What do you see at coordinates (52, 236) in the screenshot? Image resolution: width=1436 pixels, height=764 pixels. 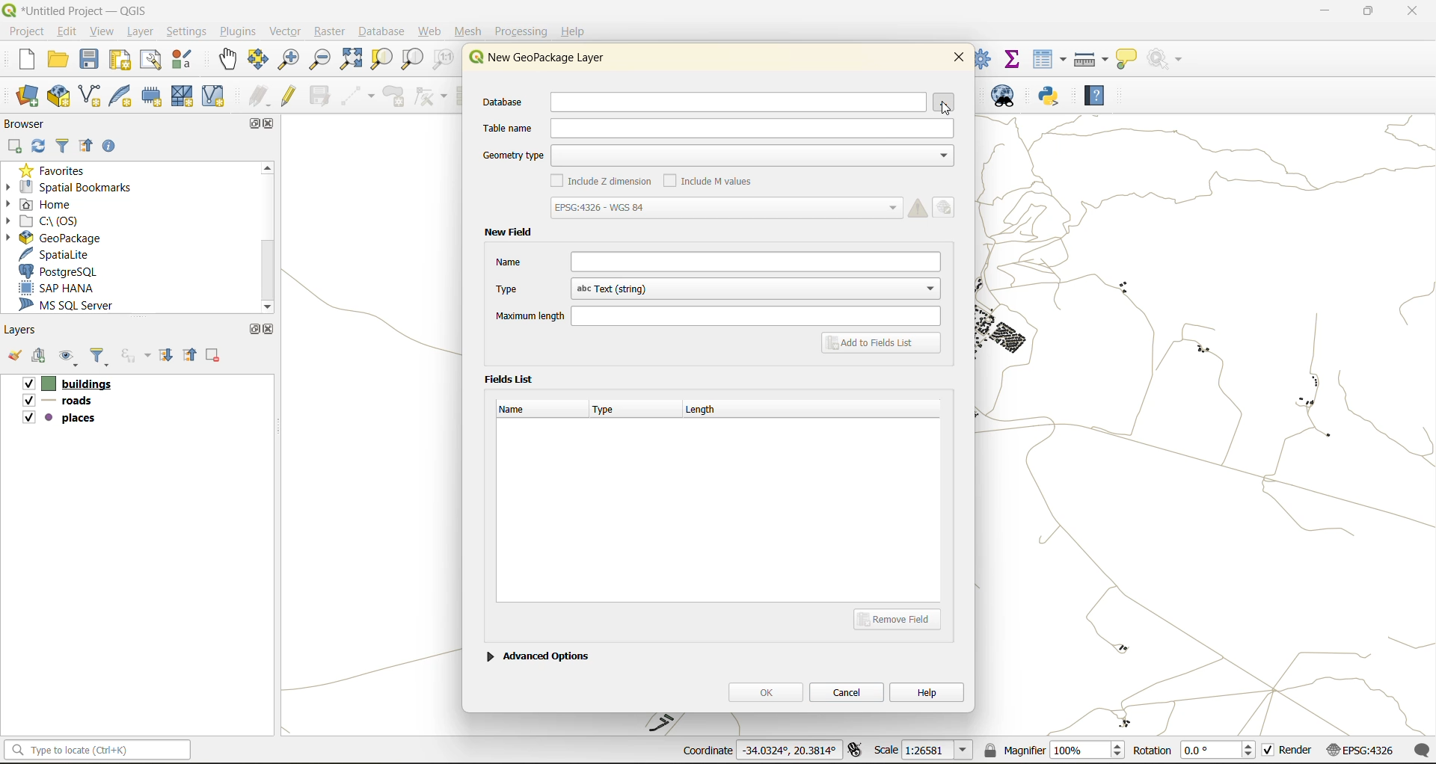 I see `geopackage` at bounding box center [52, 236].